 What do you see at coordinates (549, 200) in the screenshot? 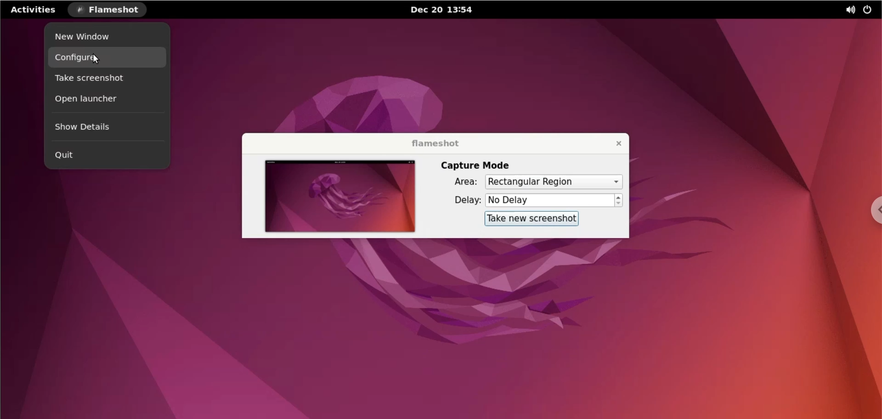
I see `delay options` at bounding box center [549, 200].